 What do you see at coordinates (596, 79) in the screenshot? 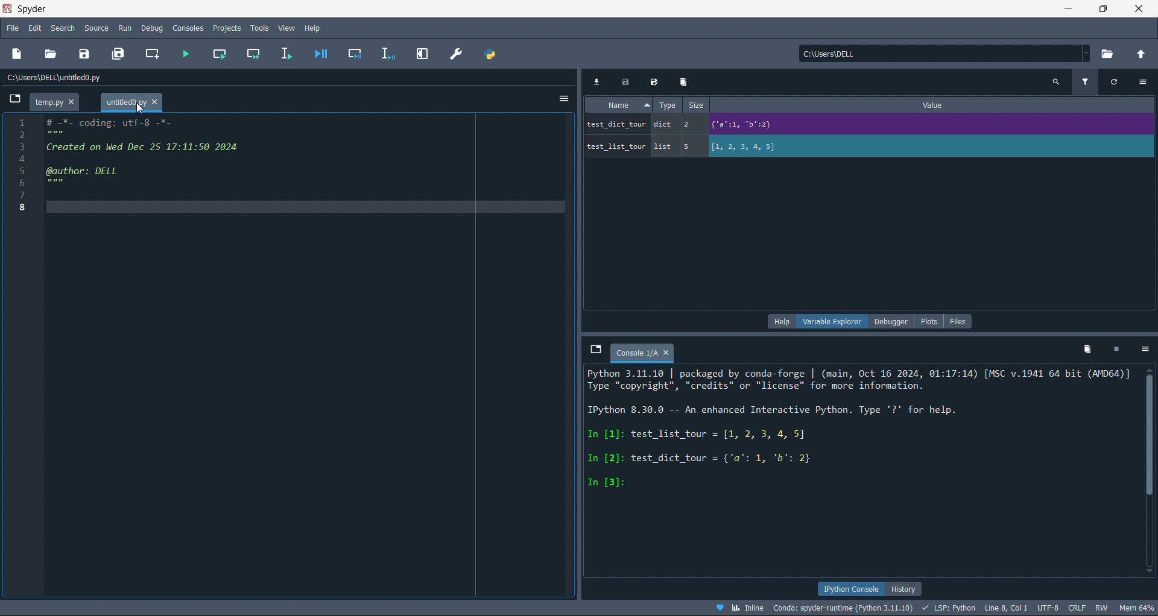
I see `import data` at bounding box center [596, 79].